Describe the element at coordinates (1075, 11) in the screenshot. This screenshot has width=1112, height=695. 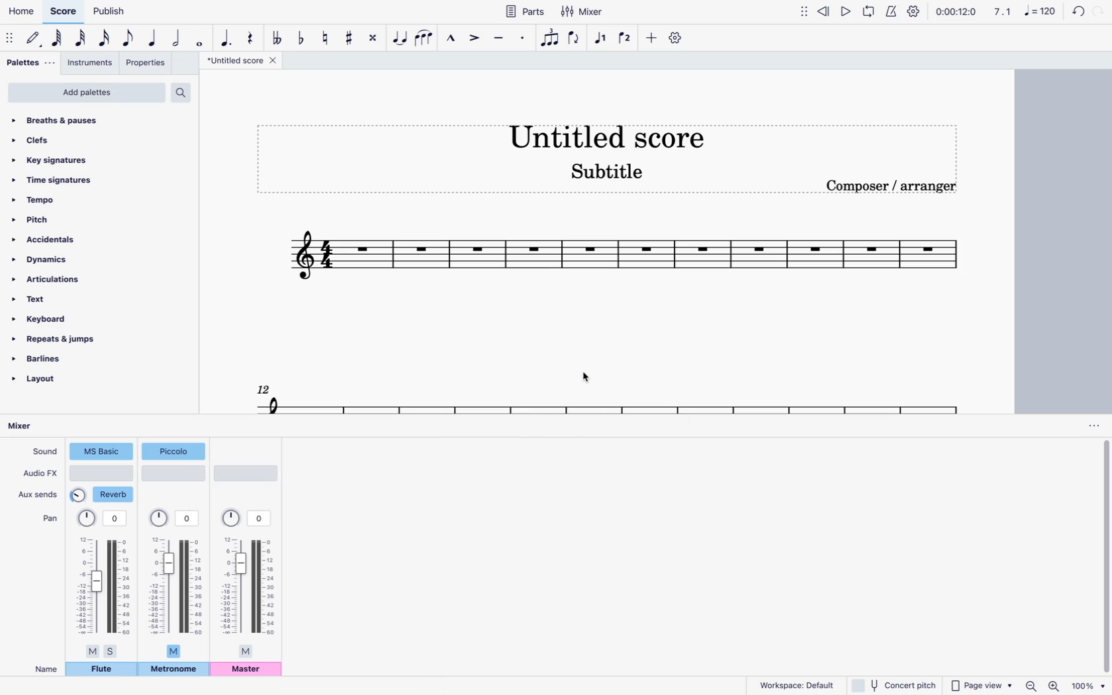
I see `back` at that location.